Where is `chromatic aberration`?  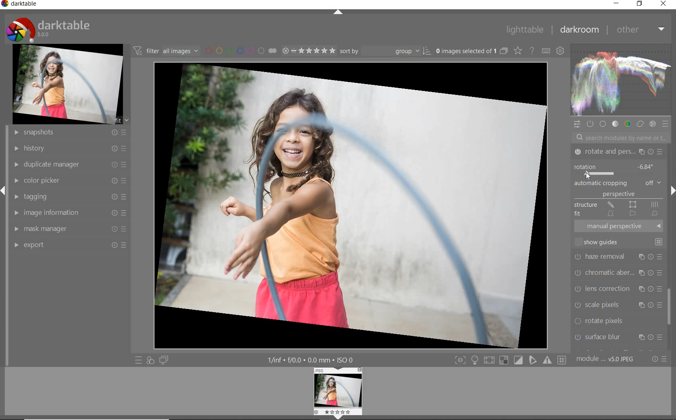
chromatic aberration is located at coordinates (618, 272).